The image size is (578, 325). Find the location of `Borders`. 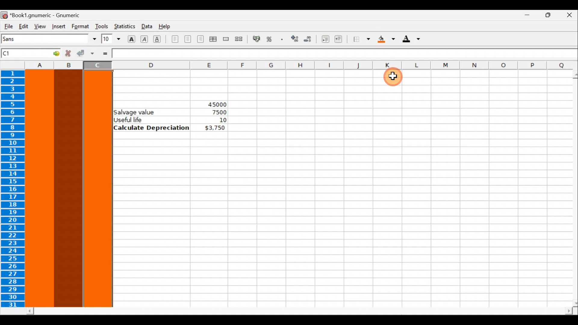

Borders is located at coordinates (362, 39).